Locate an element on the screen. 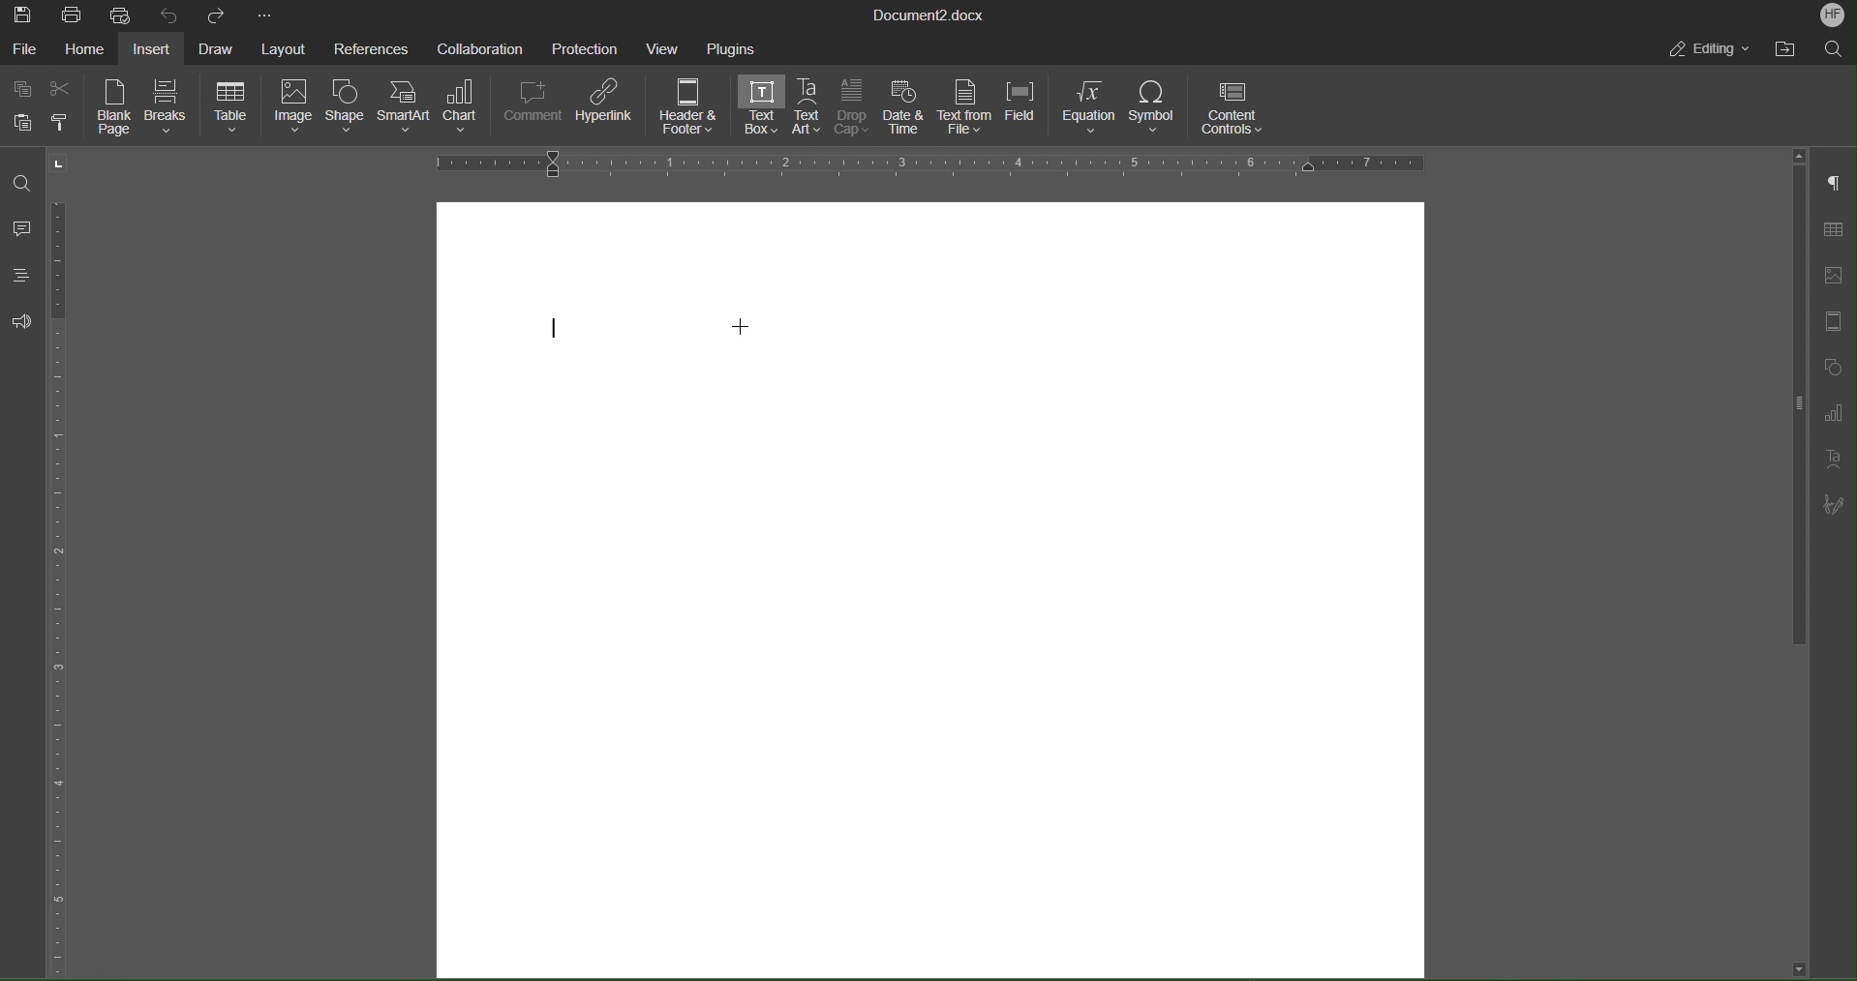  Editing is located at coordinates (1713, 51).